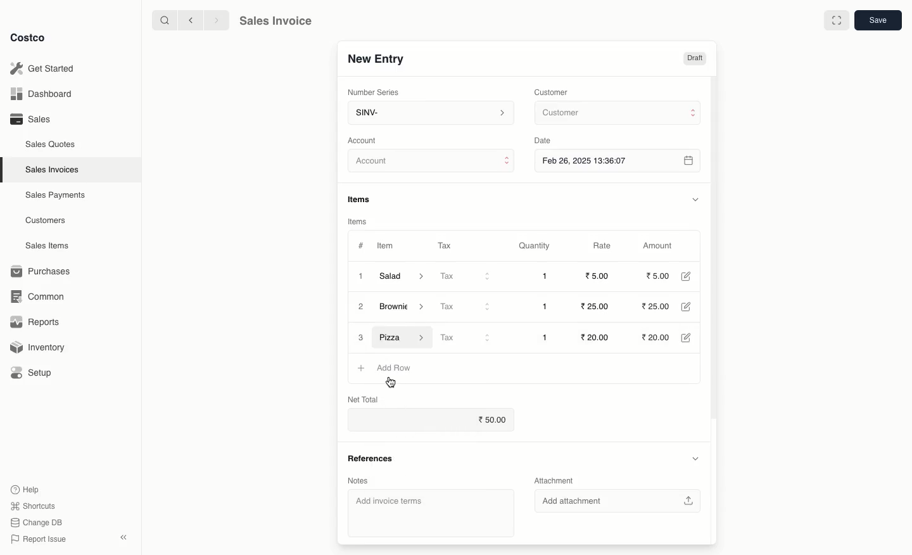  I want to click on ‘Account, so click(365, 140).